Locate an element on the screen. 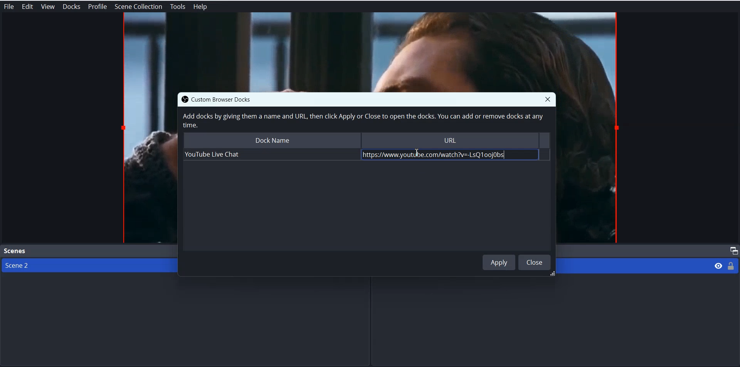  Eye is located at coordinates (718, 265).